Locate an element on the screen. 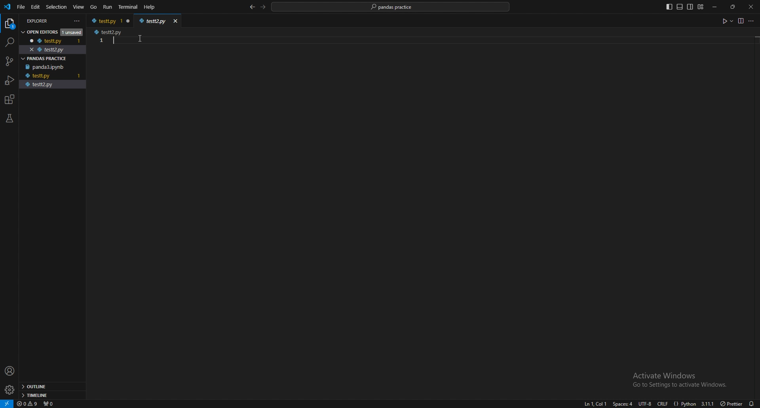 The image size is (760, 408). ) Prettier is located at coordinates (731, 403).